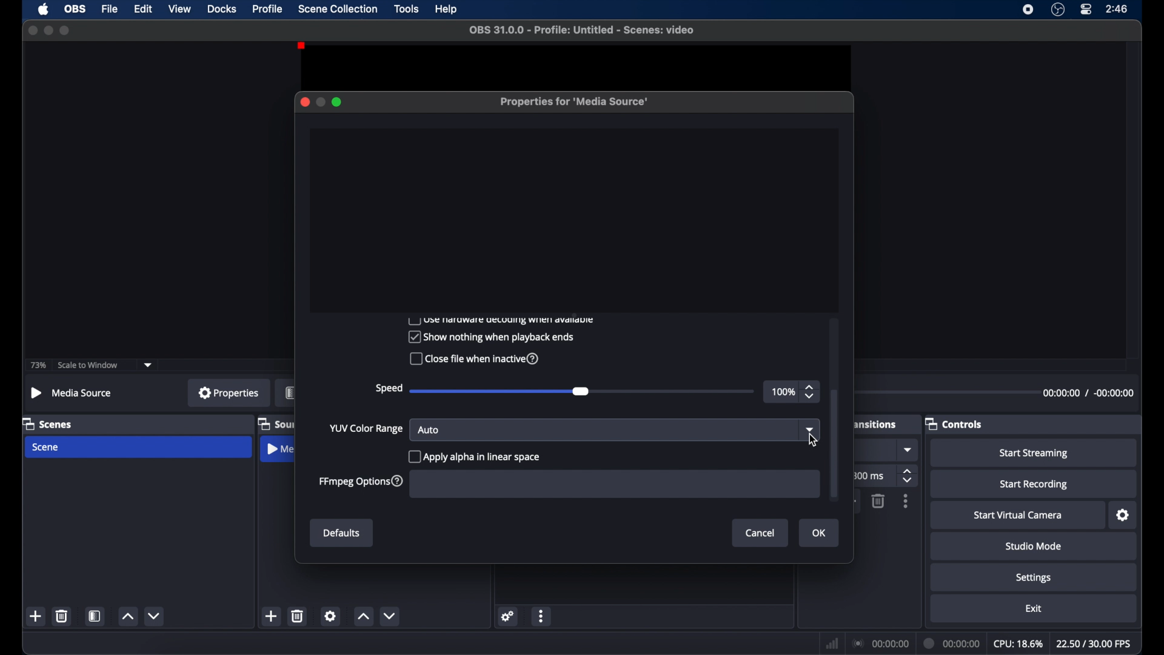 Image resolution: width=1164 pixels, height=655 pixels. I want to click on close, so click(304, 102).